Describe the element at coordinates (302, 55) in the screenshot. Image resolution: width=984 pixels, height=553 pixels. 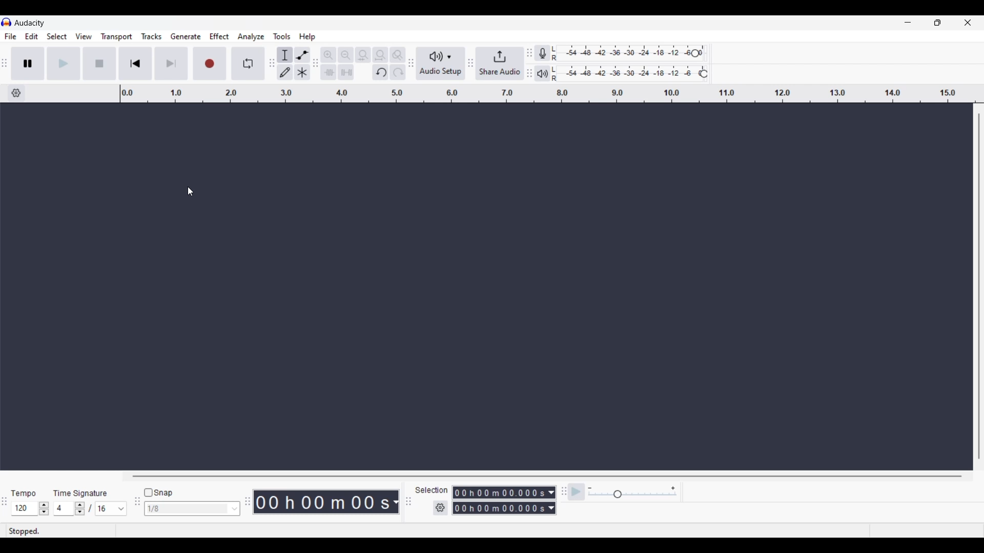
I see `Envelop tool` at that location.